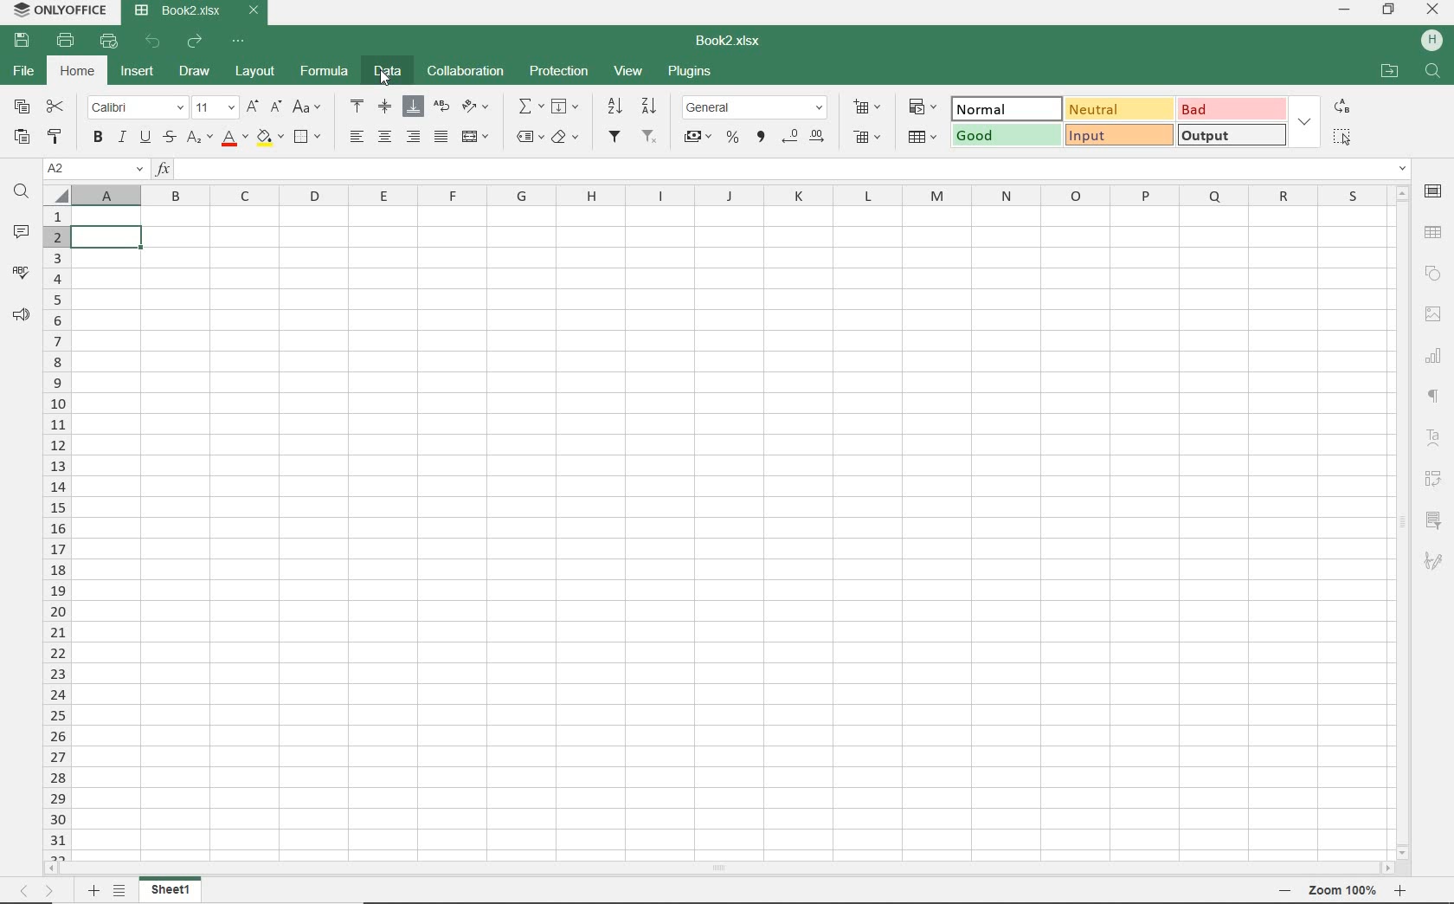 The height and width of the screenshot is (904, 1454). I want to click on PIVOT TABLE, so click(1431, 479).